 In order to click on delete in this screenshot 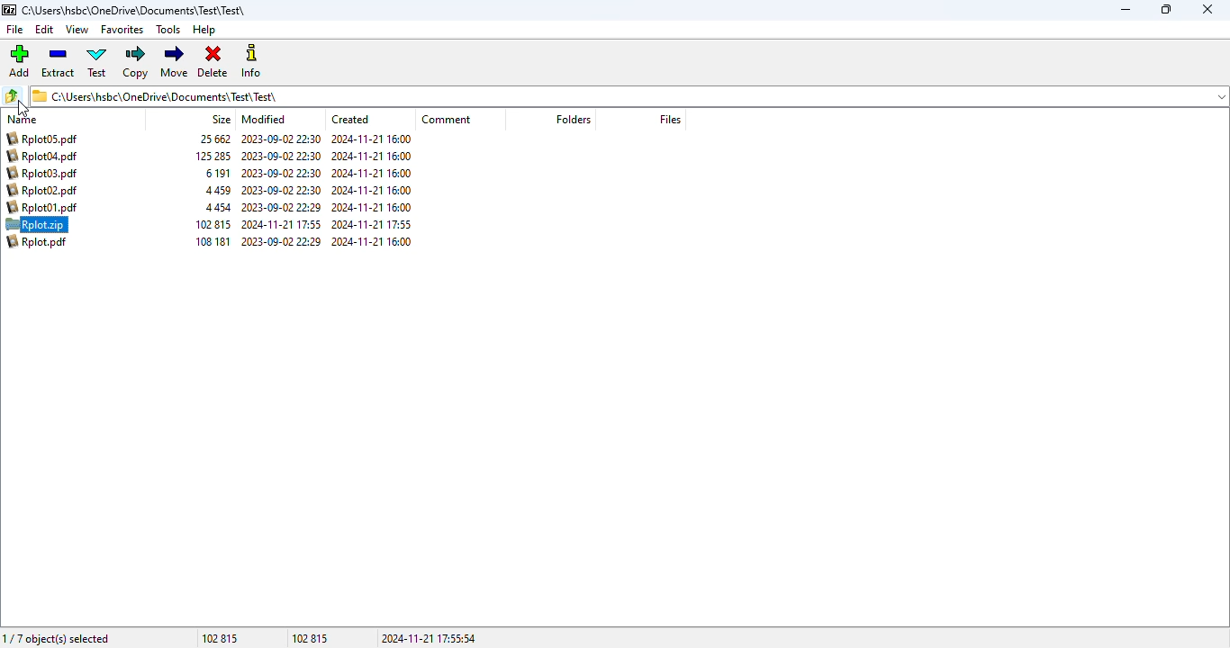, I will do `click(213, 60)`.